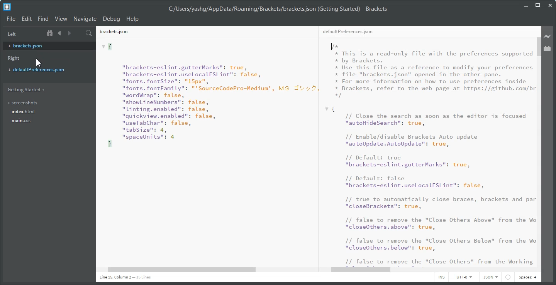  I want to click on Minimize, so click(526, 5).